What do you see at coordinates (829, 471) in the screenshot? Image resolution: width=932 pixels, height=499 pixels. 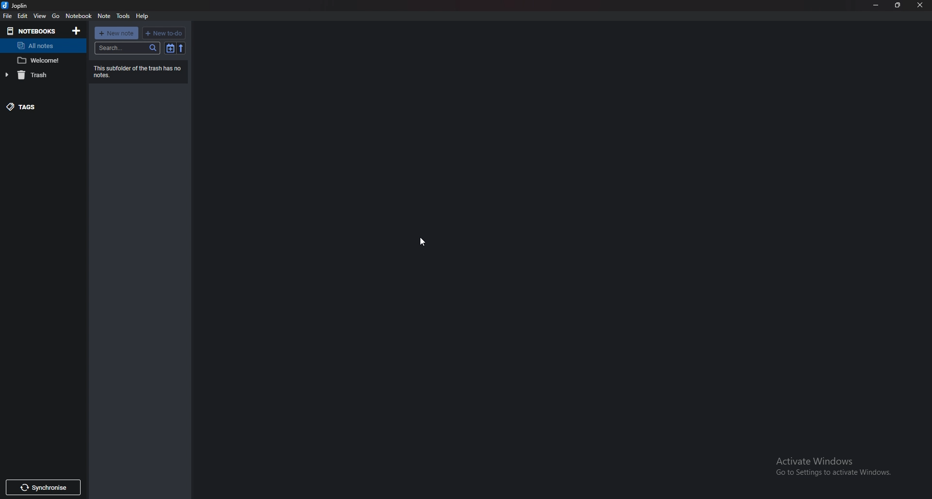 I see `Activate Windows
Go to Settings to activate Windows.` at bounding box center [829, 471].